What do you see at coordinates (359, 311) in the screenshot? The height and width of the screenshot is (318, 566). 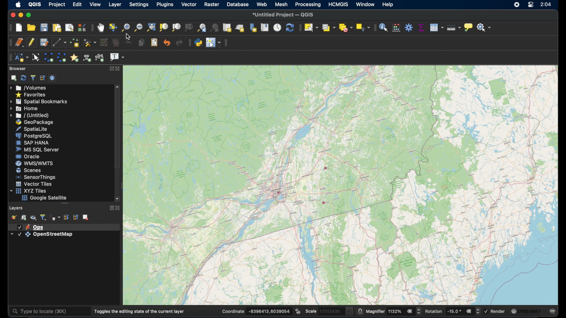 I see `lock scale` at bounding box center [359, 311].